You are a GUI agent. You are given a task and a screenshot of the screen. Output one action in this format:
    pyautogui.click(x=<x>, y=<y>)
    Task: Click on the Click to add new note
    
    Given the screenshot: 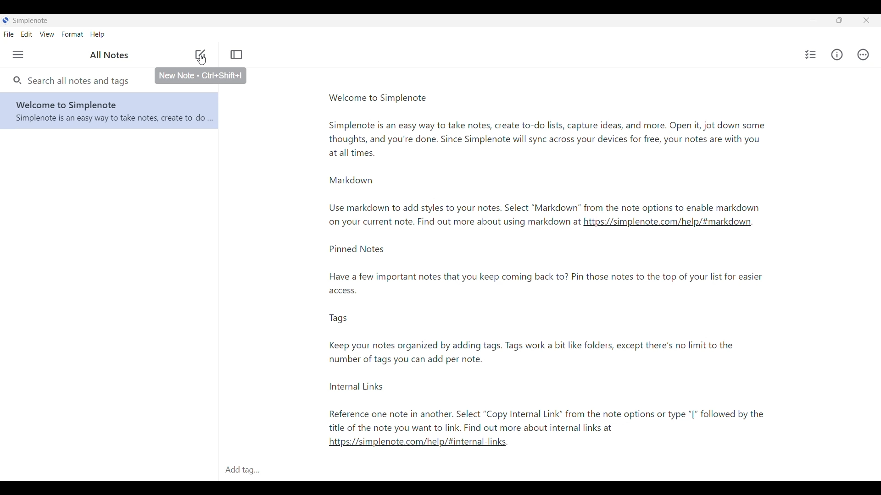 What is the action you would take?
    pyautogui.click(x=200, y=54)
    